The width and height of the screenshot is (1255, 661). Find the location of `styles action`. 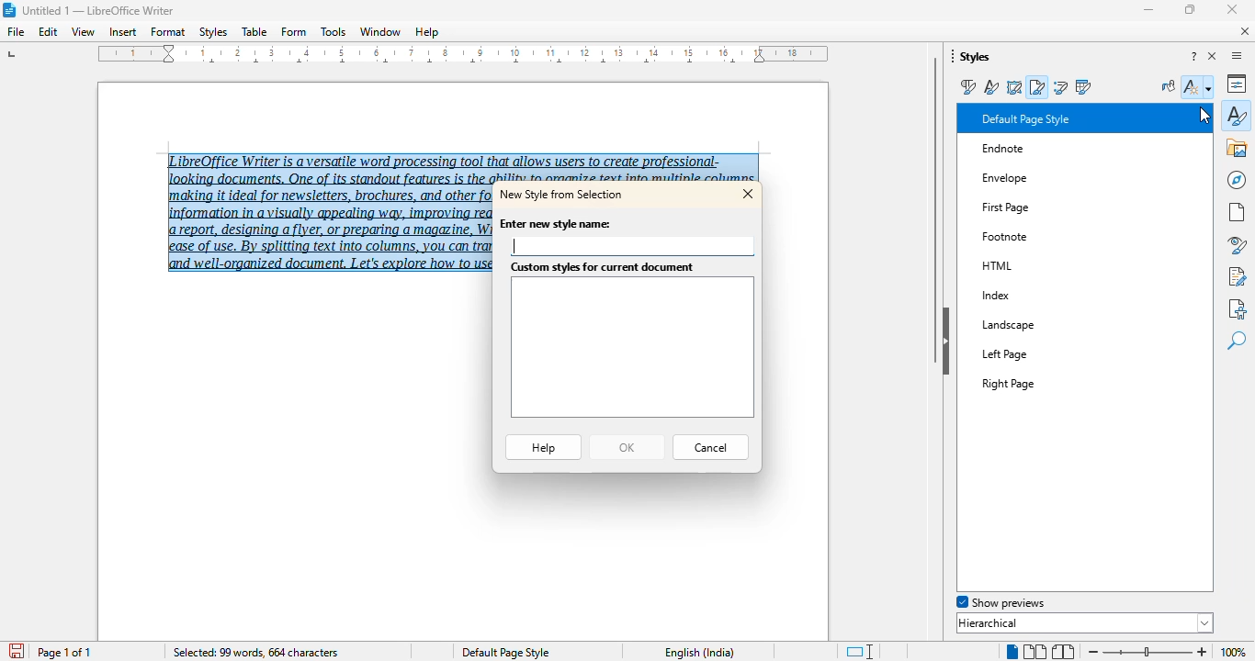

styles action is located at coordinates (1199, 86).